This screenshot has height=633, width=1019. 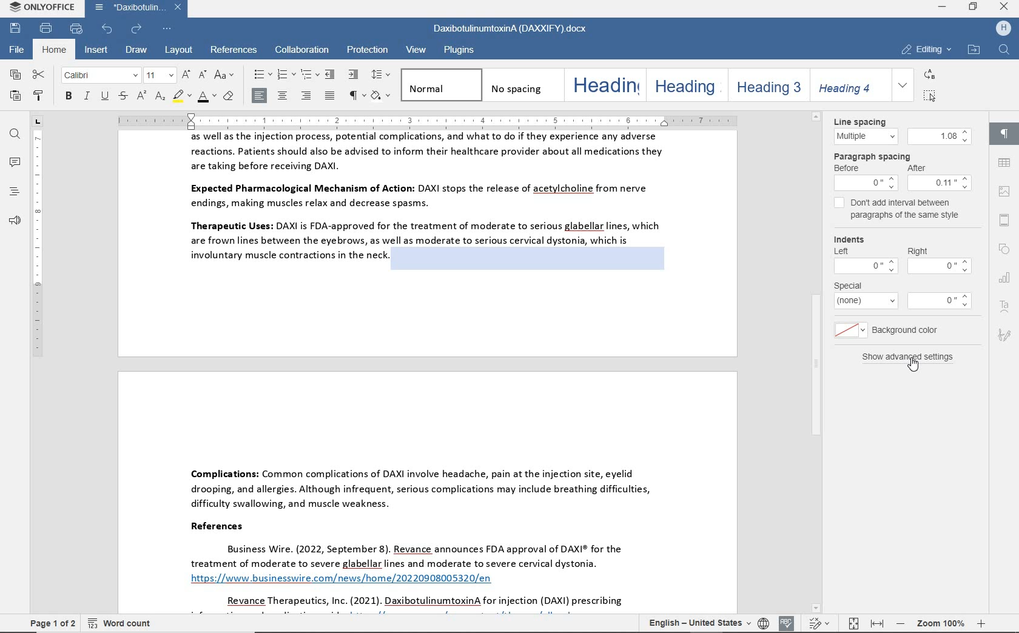 What do you see at coordinates (14, 162) in the screenshot?
I see `comments` at bounding box center [14, 162].